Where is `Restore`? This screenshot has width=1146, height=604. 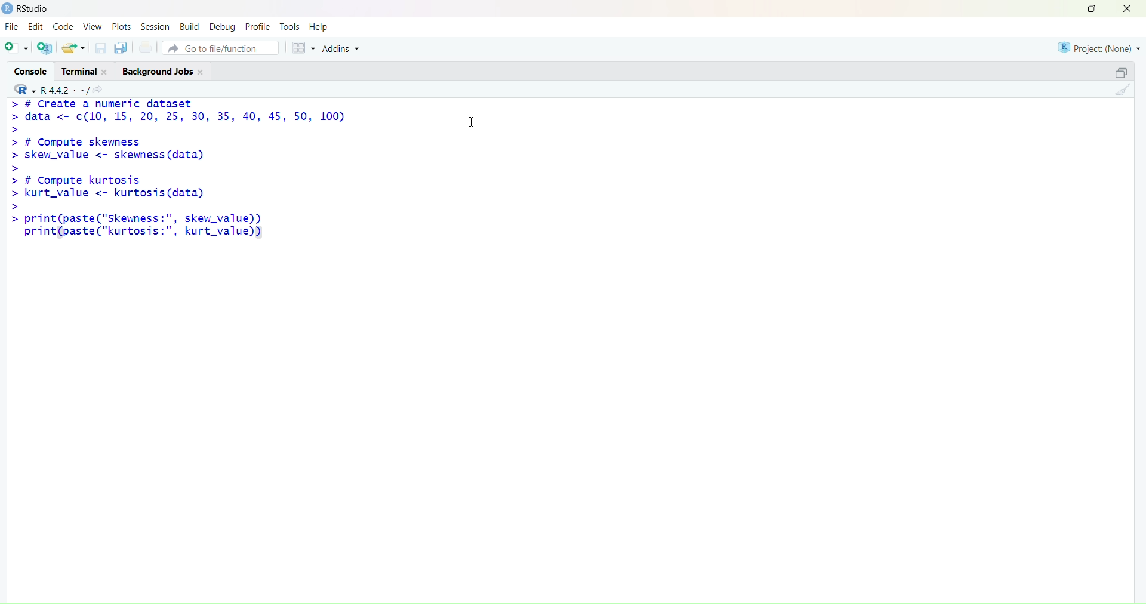 Restore is located at coordinates (1114, 74).